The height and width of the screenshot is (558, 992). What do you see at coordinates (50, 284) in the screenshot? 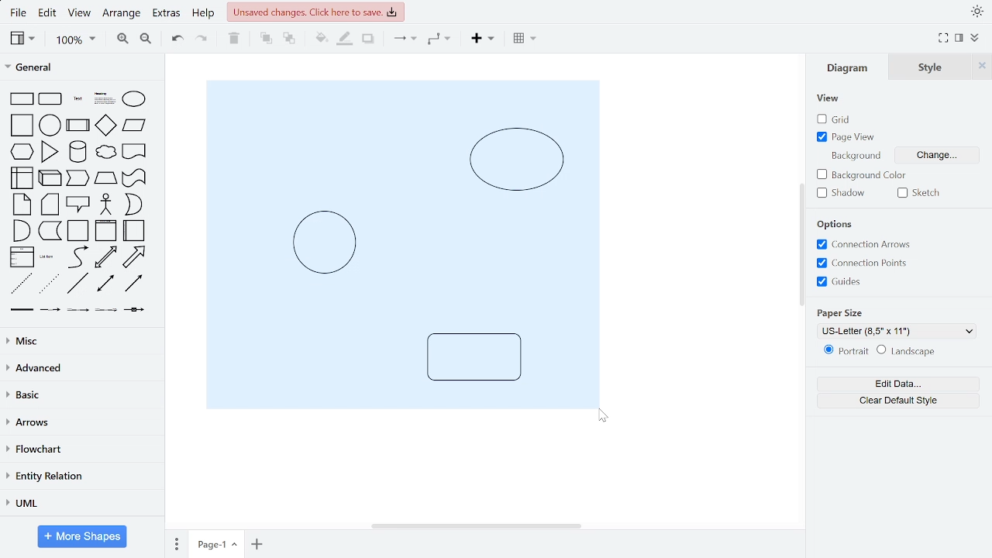
I see `dotted line` at bounding box center [50, 284].